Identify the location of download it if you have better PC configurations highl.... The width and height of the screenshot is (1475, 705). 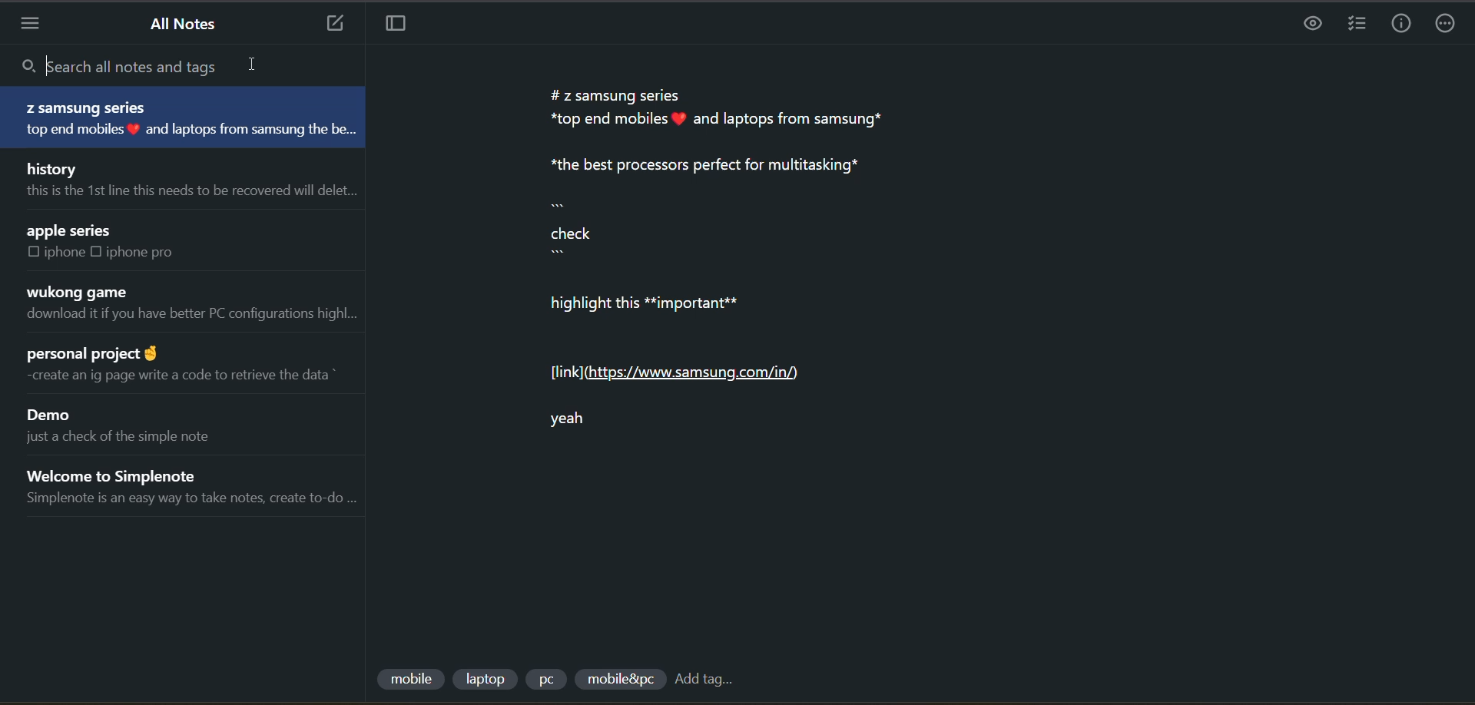
(194, 315).